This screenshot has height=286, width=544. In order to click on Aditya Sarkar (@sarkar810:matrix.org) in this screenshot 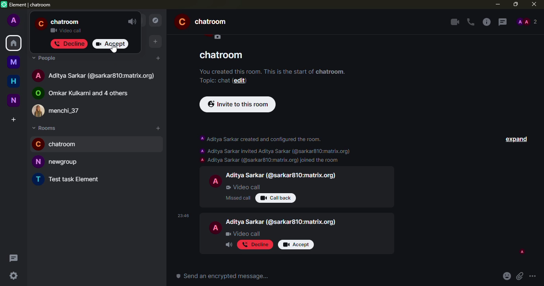, I will do `click(96, 76)`.